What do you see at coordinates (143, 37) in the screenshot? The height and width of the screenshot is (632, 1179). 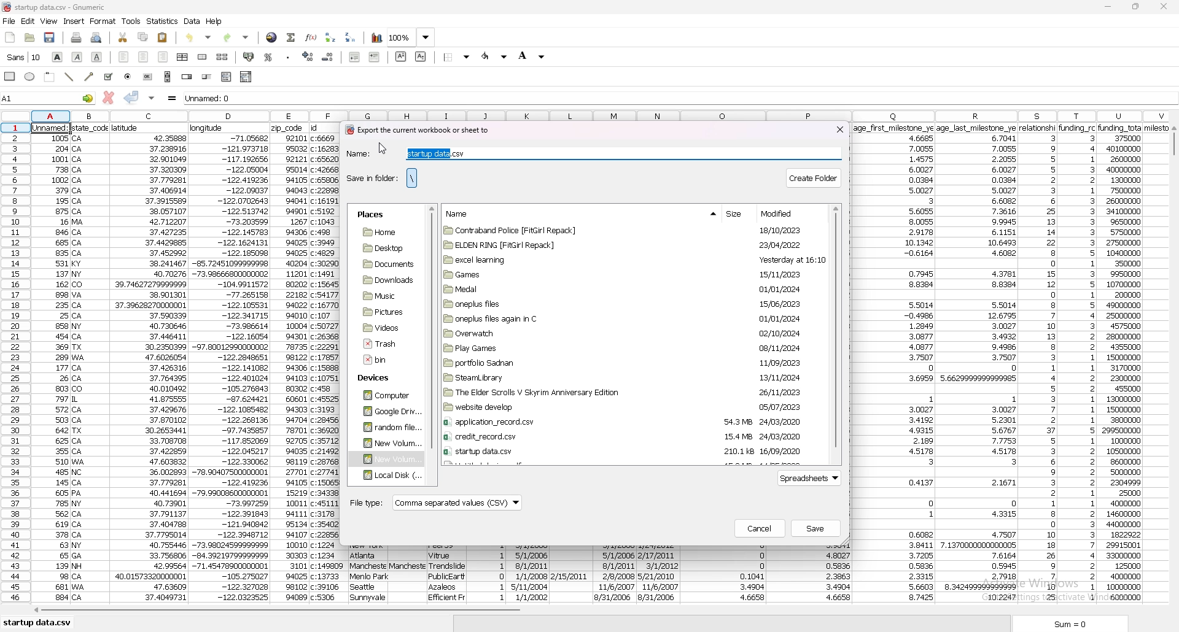 I see `copy` at bounding box center [143, 37].